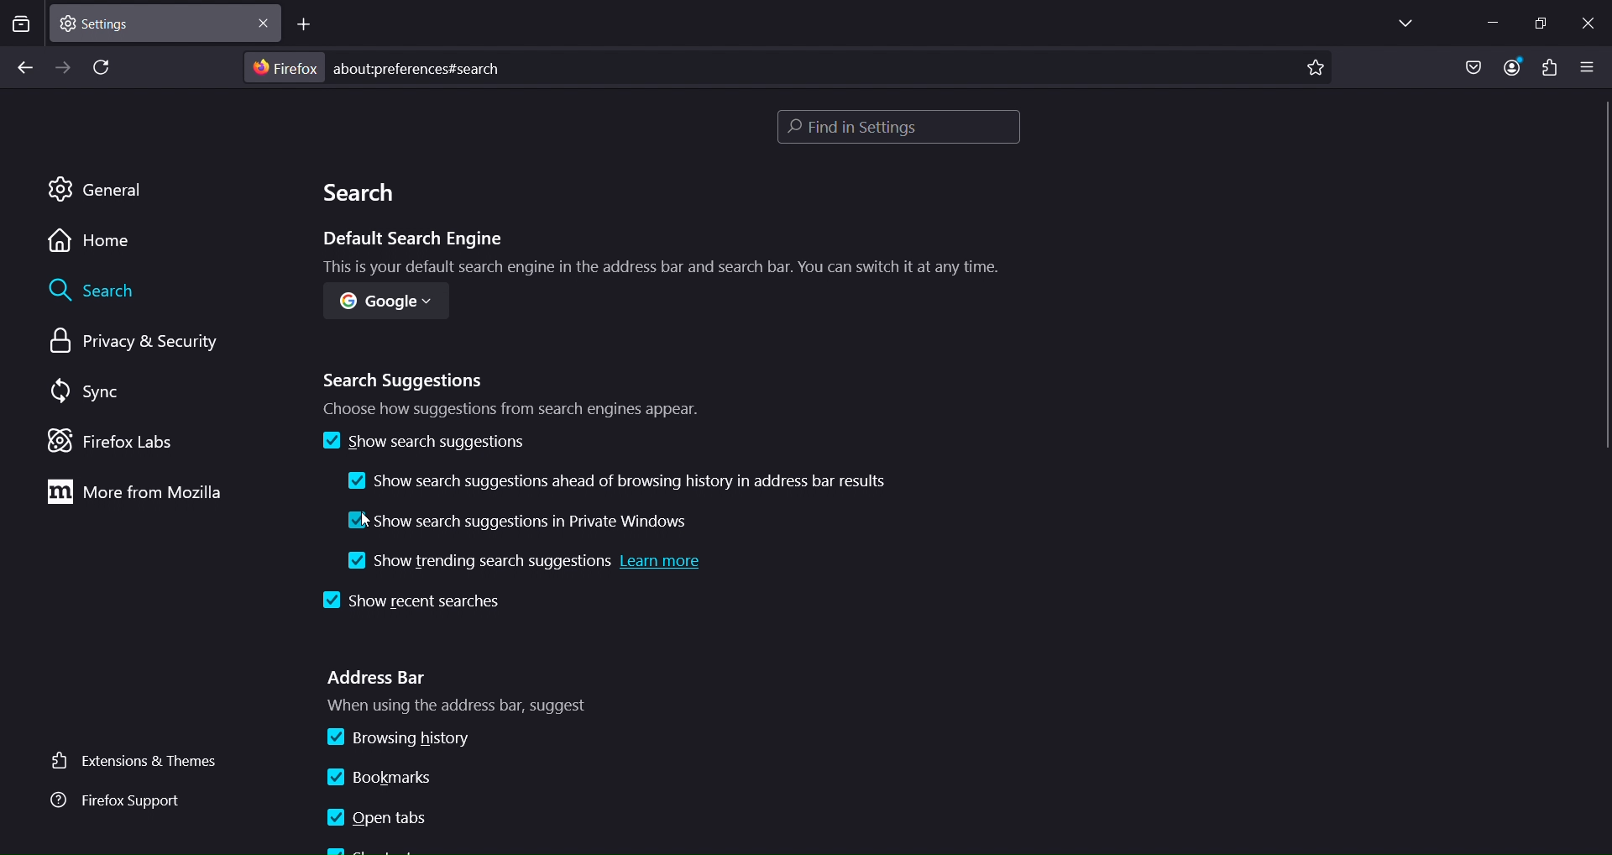  I want to click on find in settings, so click(898, 129).